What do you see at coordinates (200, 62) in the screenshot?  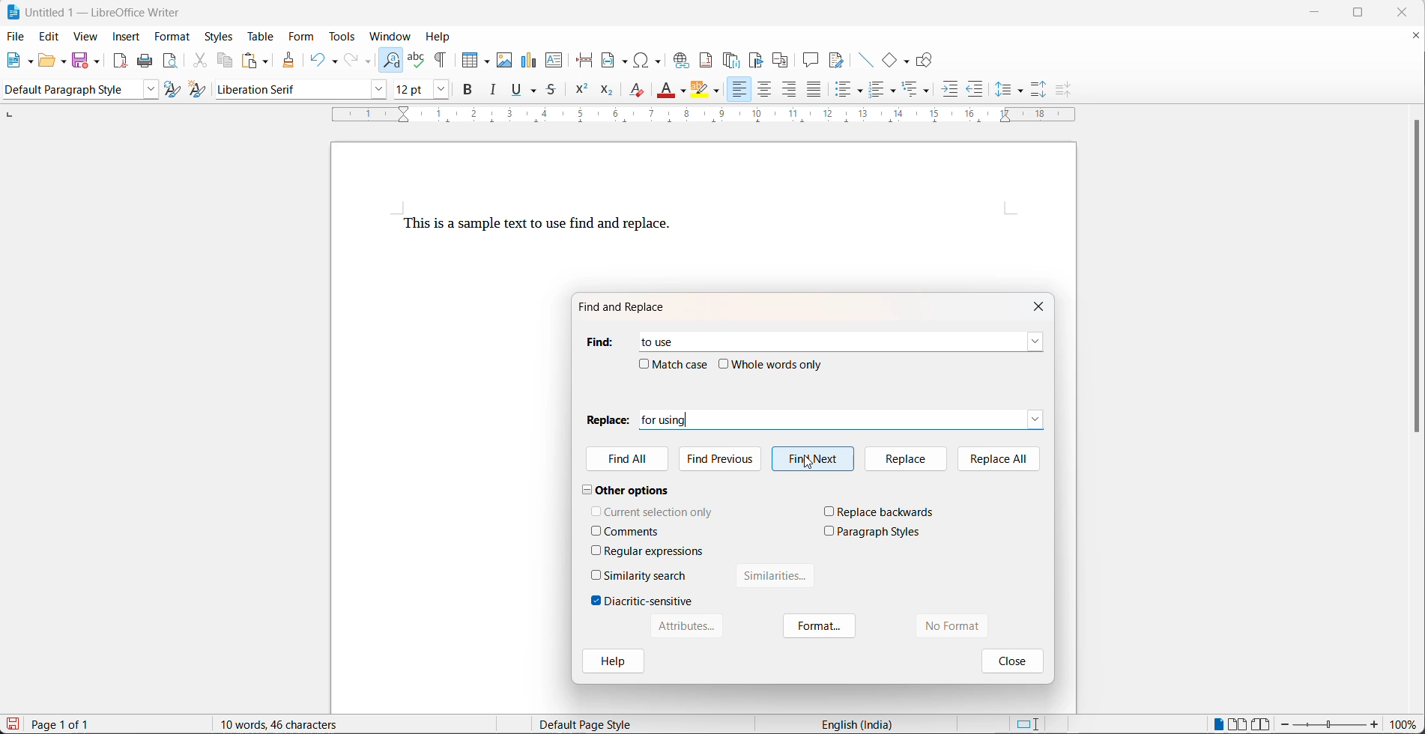 I see `cut` at bounding box center [200, 62].